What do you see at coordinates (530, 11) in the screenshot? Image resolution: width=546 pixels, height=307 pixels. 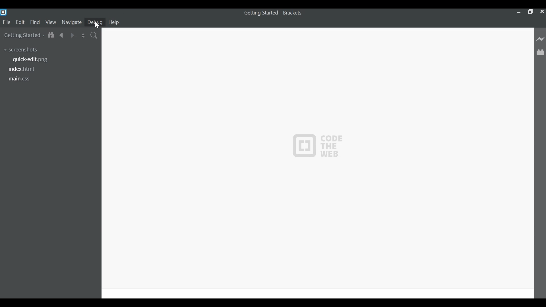 I see `Restore` at bounding box center [530, 11].